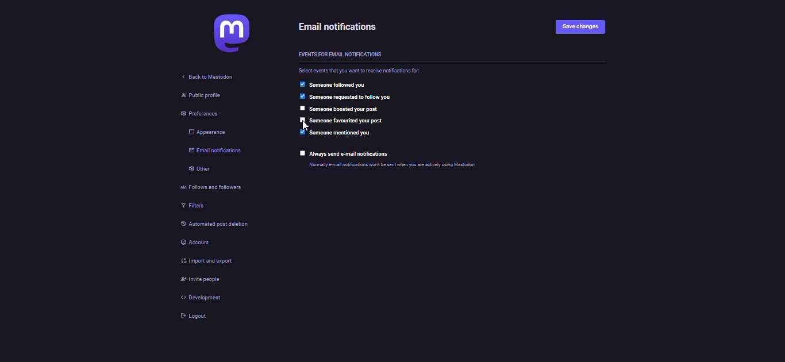 The image size is (785, 362). What do you see at coordinates (340, 133) in the screenshot?
I see `someone mentioned you` at bounding box center [340, 133].